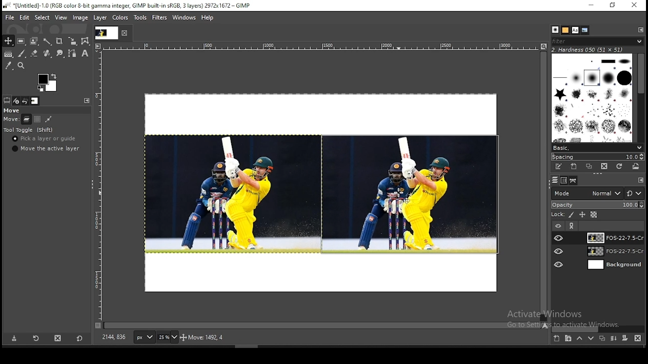 The height and width of the screenshot is (364, 648). Describe the element at coordinates (568, 339) in the screenshot. I see `new layer group` at that location.